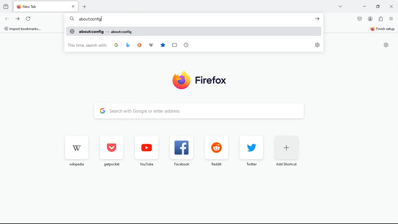  I want to click on extentions, so click(381, 19).